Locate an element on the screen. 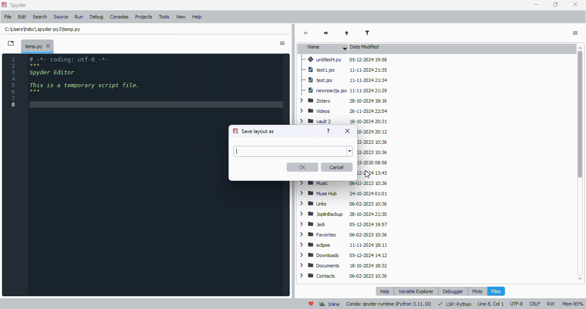 The width and height of the screenshot is (586, 309). typing is located at coordinates (237, 151).